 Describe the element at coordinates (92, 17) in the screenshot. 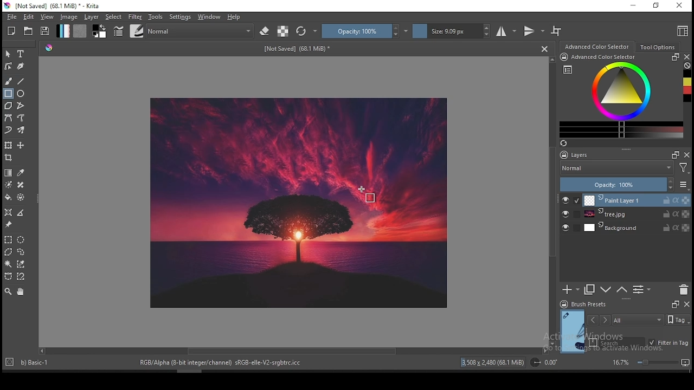

I see `layer` at that location.